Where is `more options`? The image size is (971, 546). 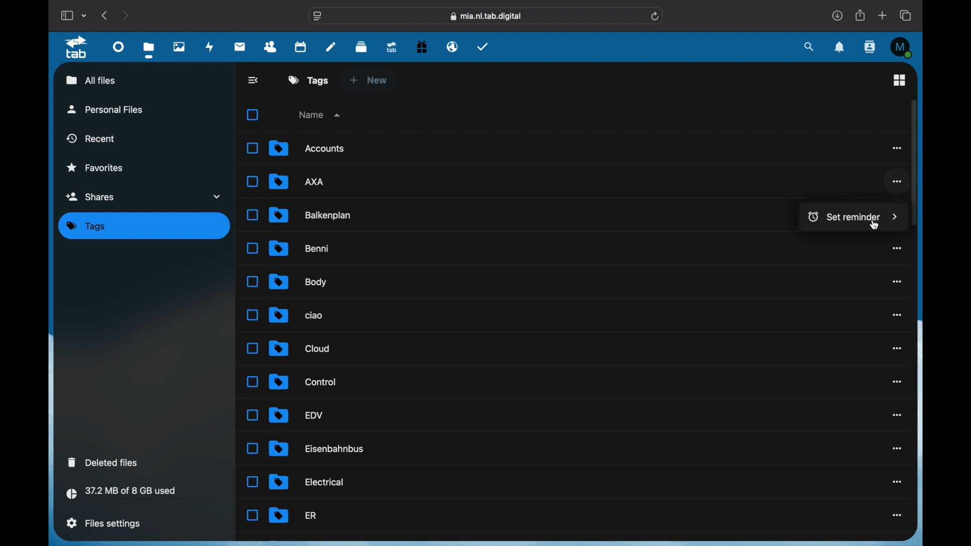 more options is located at coordinates (898, 482).